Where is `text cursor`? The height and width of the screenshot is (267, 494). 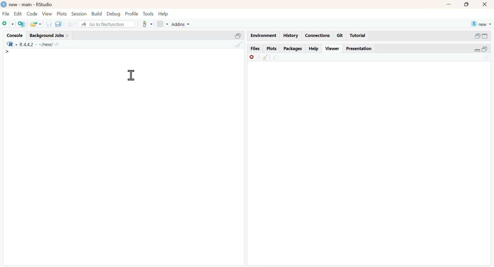 text cursor is located at coordinates (130, 75).